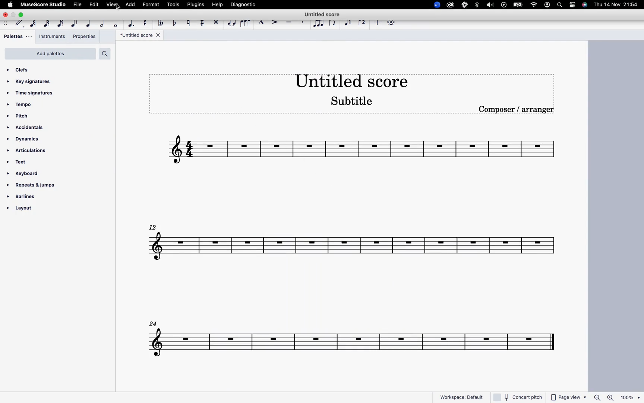  Describe the element at coordinates (245, 24) in the screenshot. I see `slur` at that location.